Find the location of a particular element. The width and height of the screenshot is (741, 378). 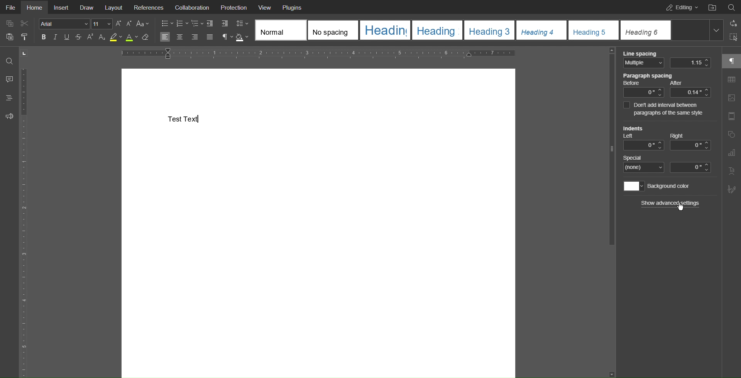

Draw is located at coordinates (87, 7).